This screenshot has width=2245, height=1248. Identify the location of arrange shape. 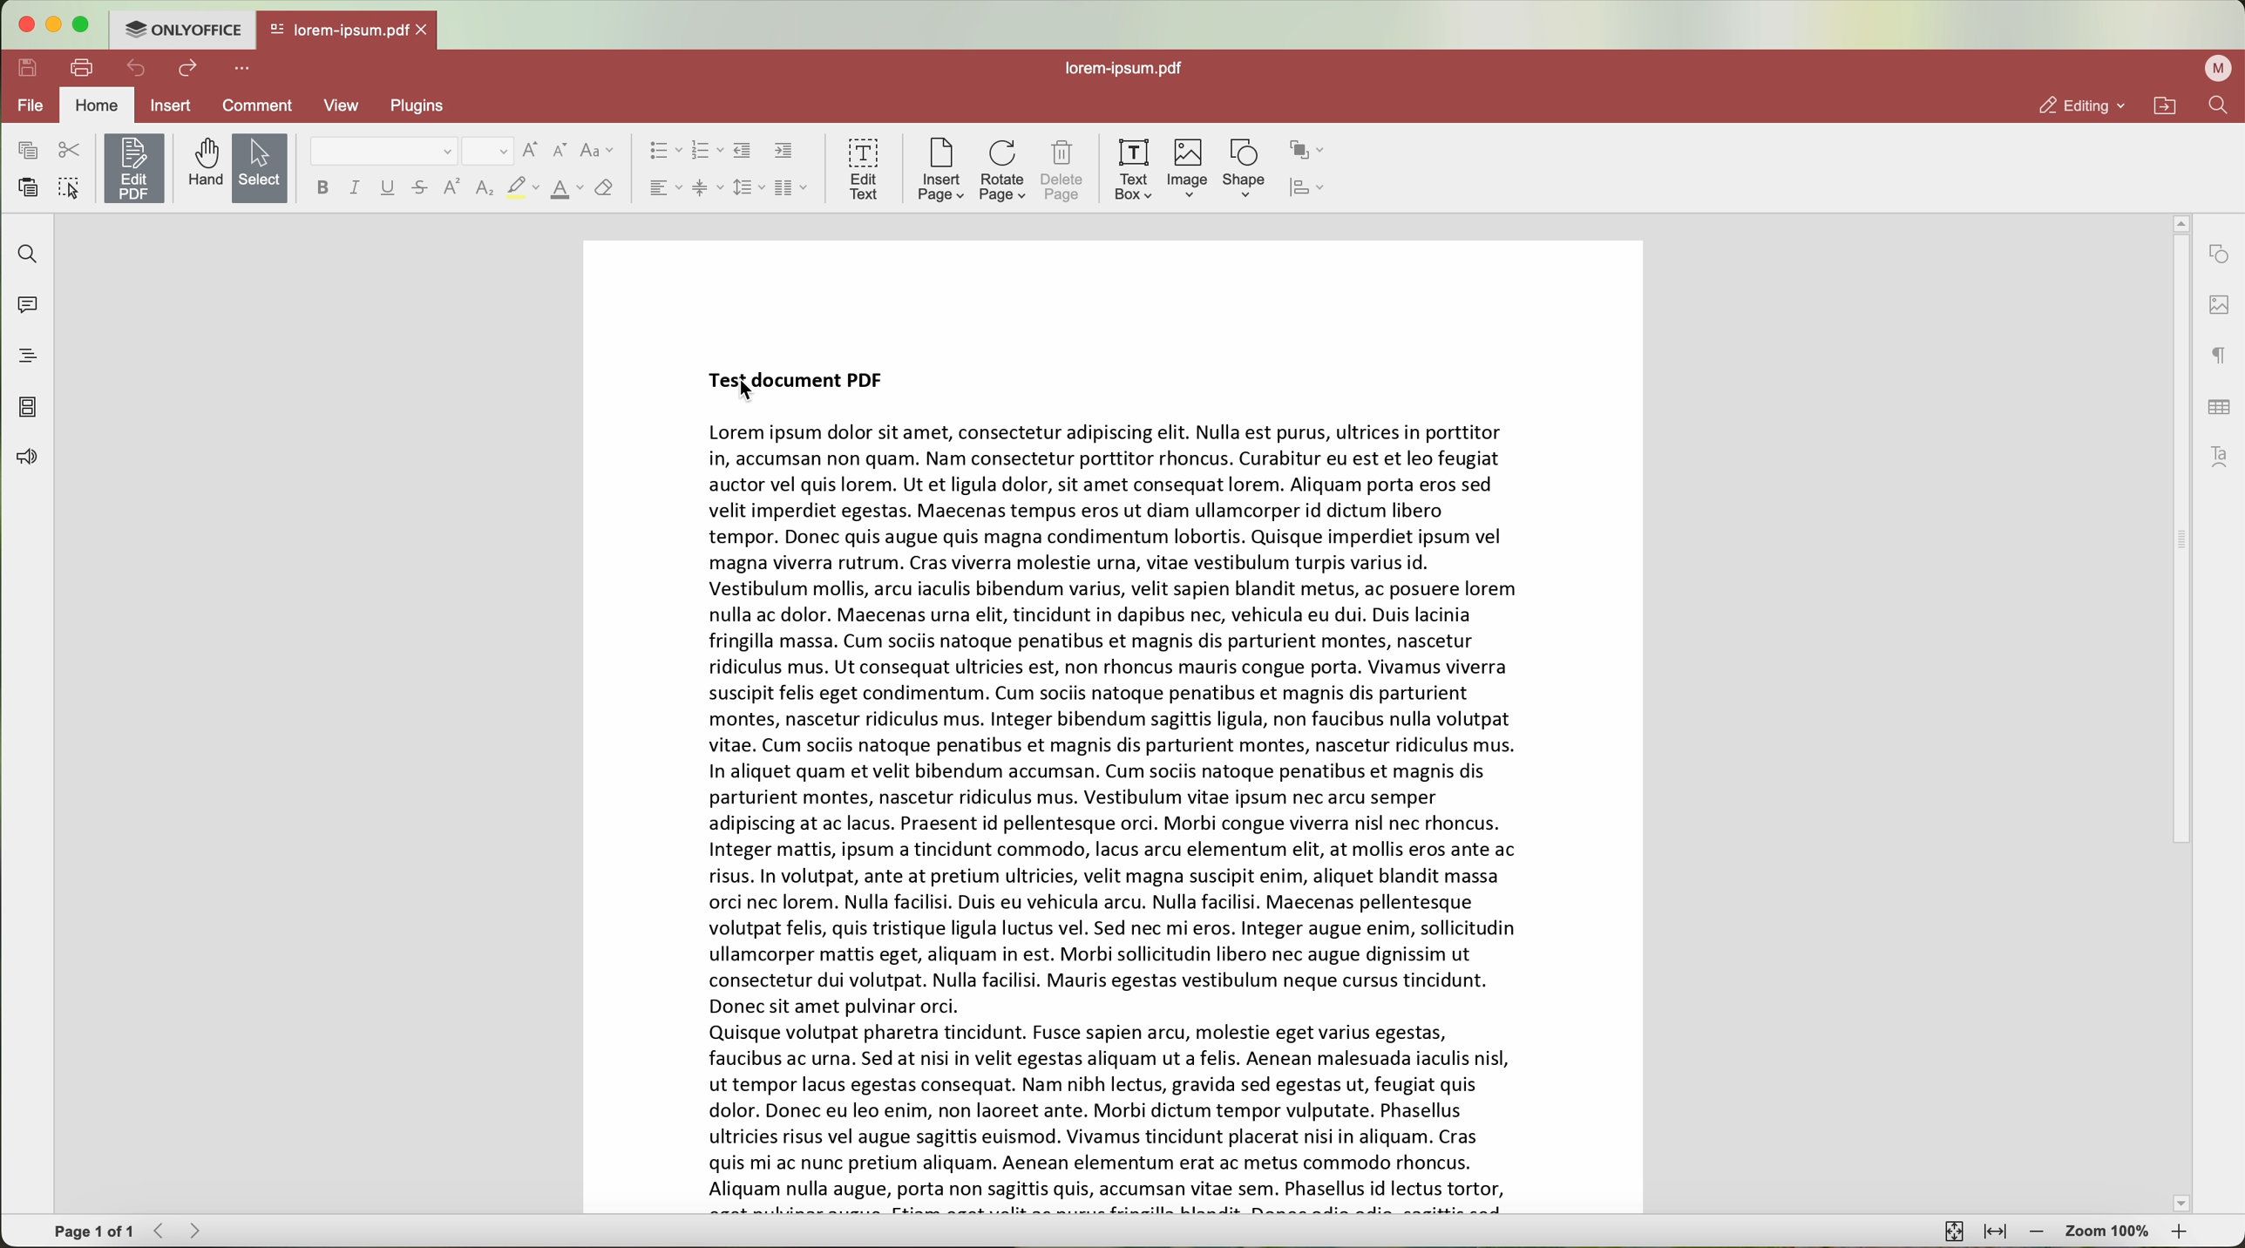
(1307, 151).